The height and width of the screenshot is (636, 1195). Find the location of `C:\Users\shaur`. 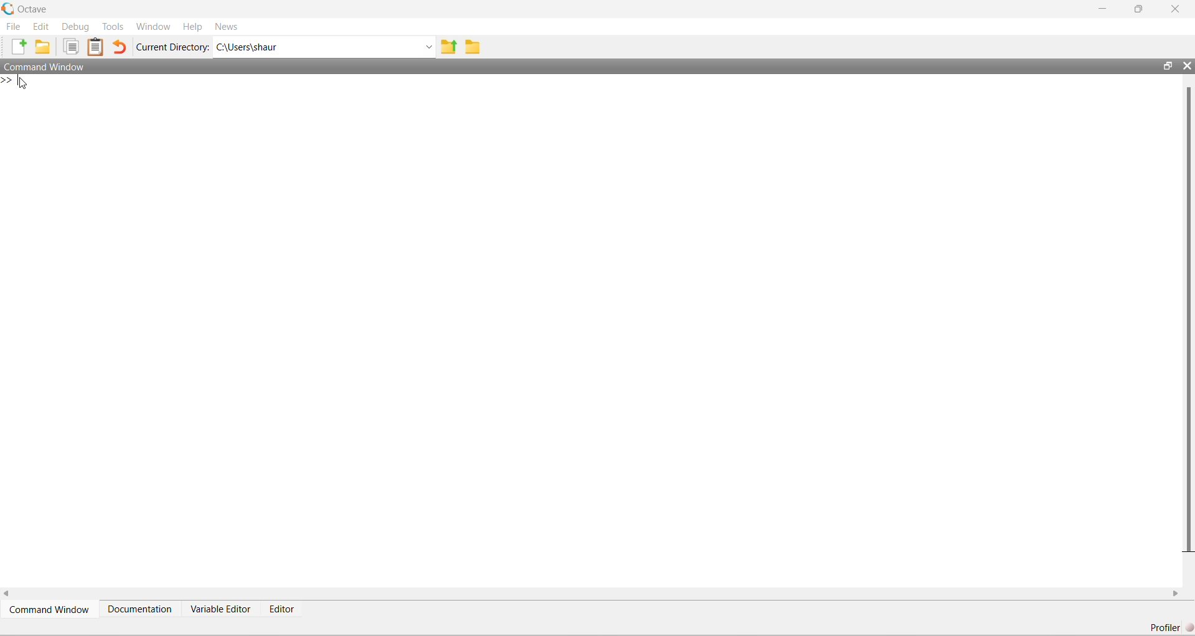

C:\Users\shaur is located at coordinates (316, 47).